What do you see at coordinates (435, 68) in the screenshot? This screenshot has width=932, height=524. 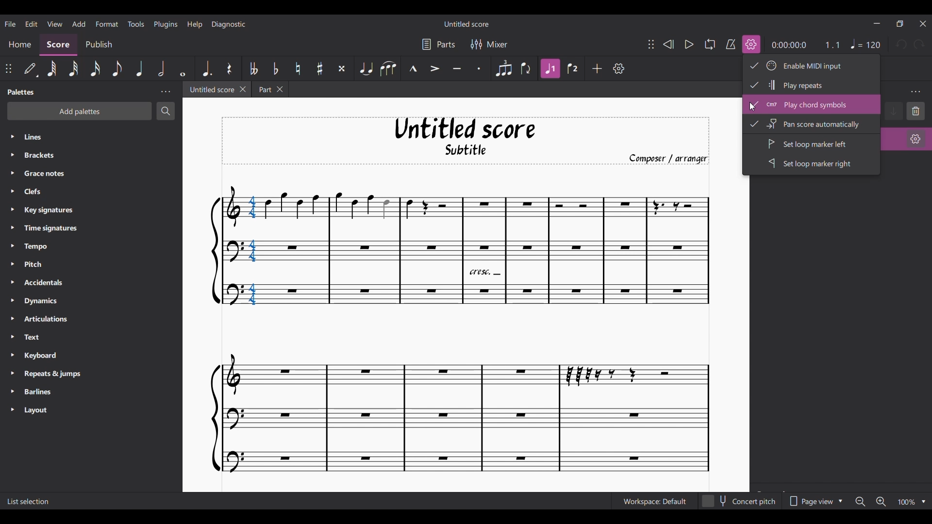 I see `Accent` at bounding box center [435, 68].